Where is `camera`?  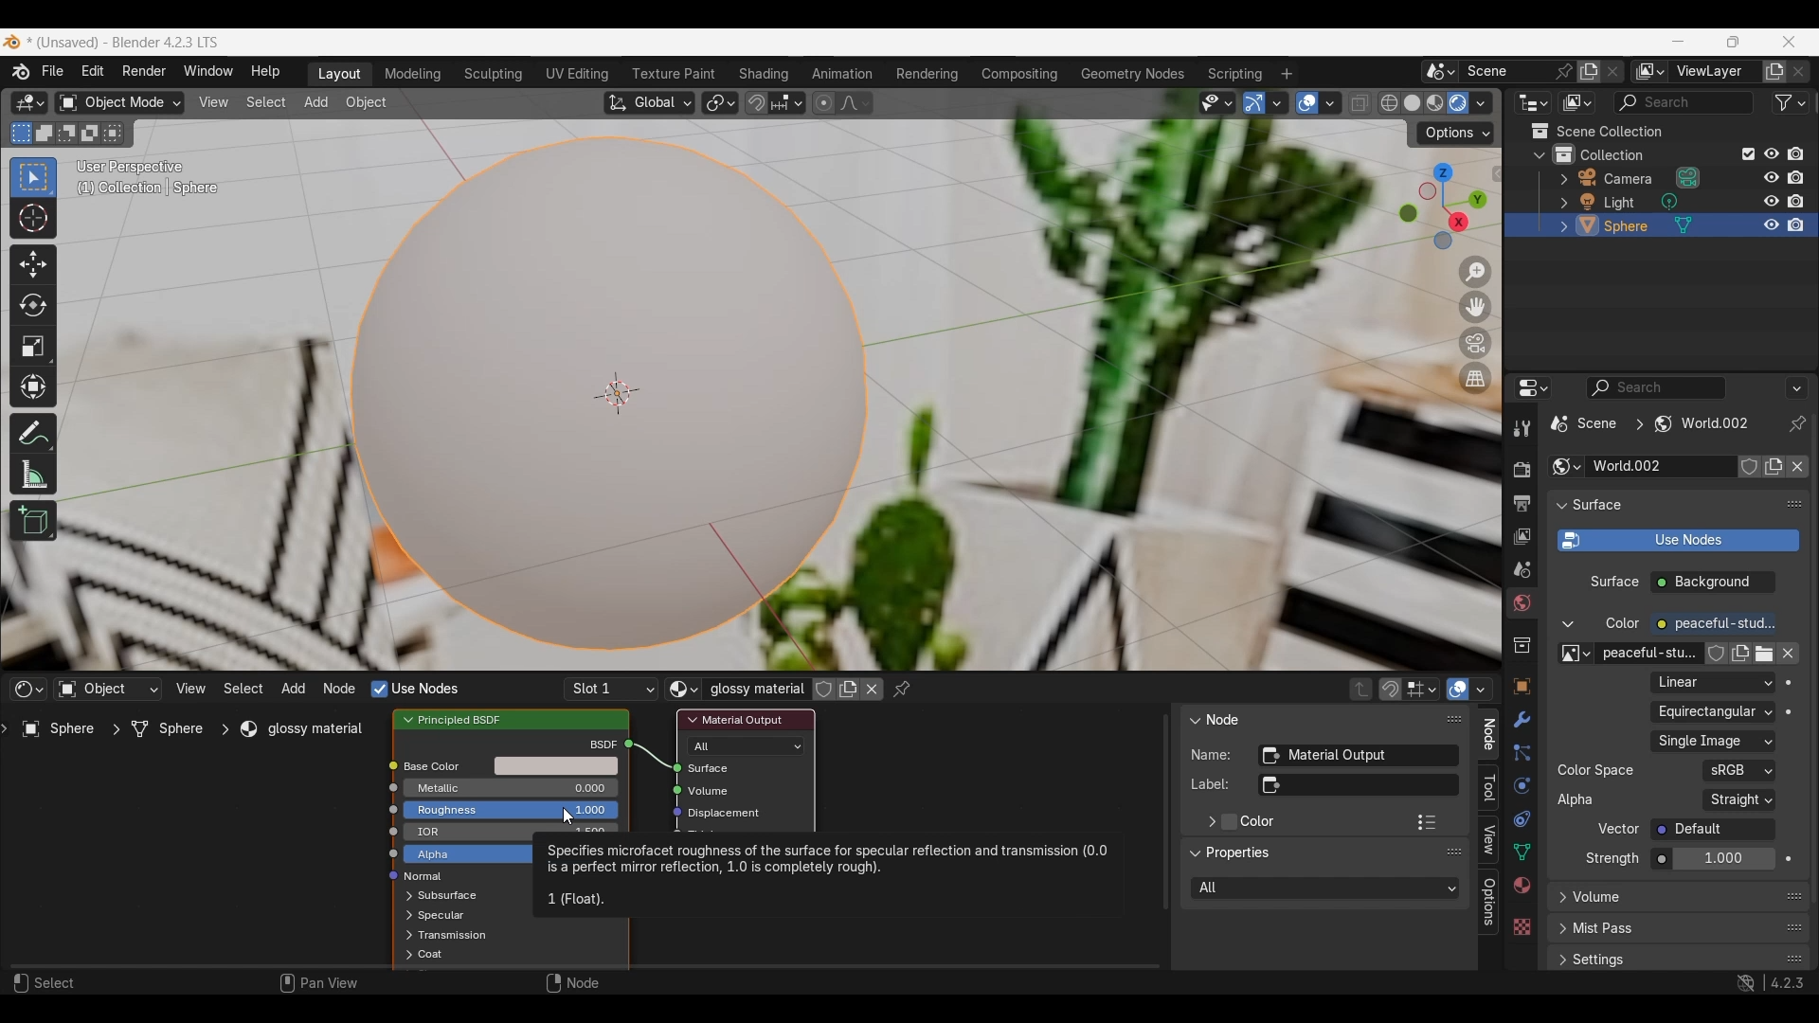 camera is located at coordinates (1630, 179).